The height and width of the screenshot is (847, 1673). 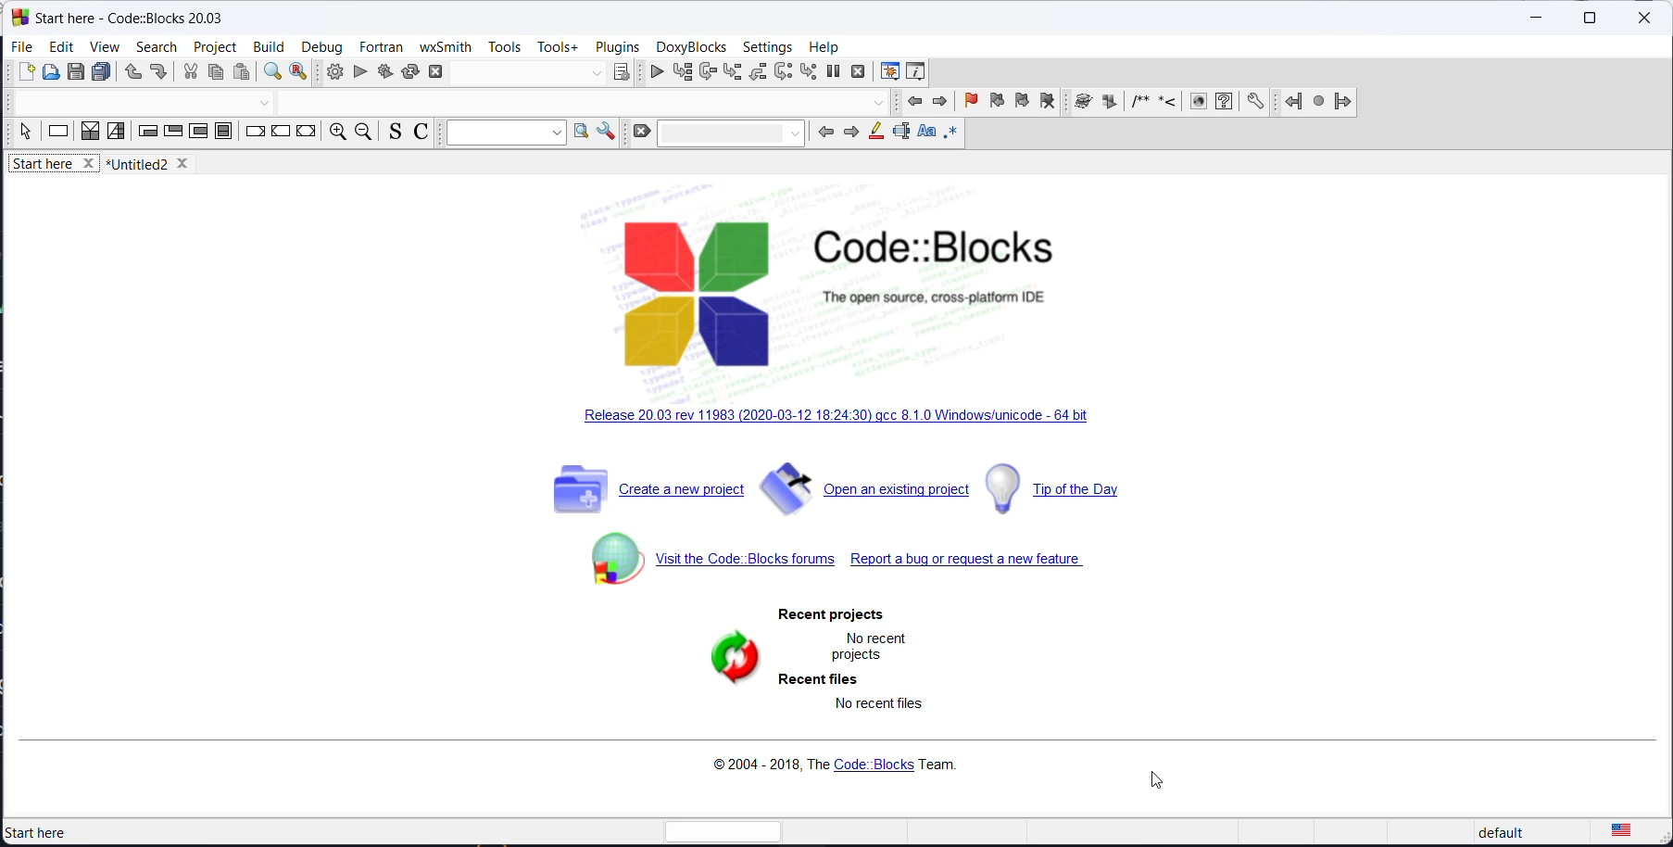 What do you see at coordinates (172, 133) in the screenshot?
I see `exit condition loop` at bounding box center [172, 133].